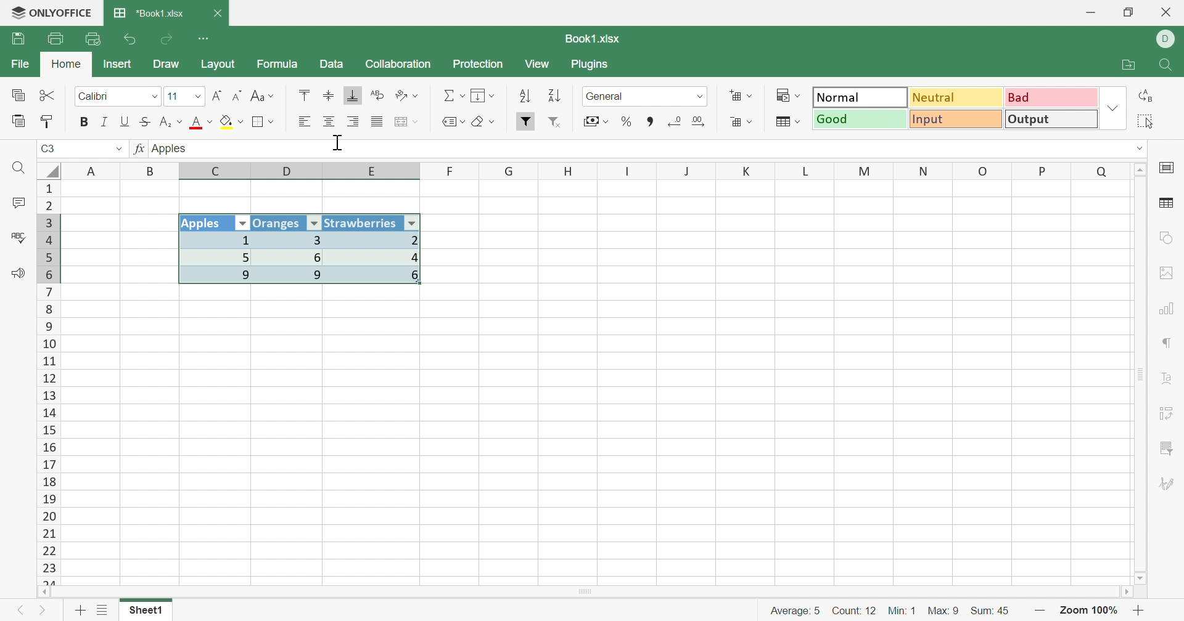 Image resolution: width=1184 pixels, height=621 pixels. What do you see at coordinates (510, 171) in the screenshot?
I see `G` at bounding box center [510, 171].